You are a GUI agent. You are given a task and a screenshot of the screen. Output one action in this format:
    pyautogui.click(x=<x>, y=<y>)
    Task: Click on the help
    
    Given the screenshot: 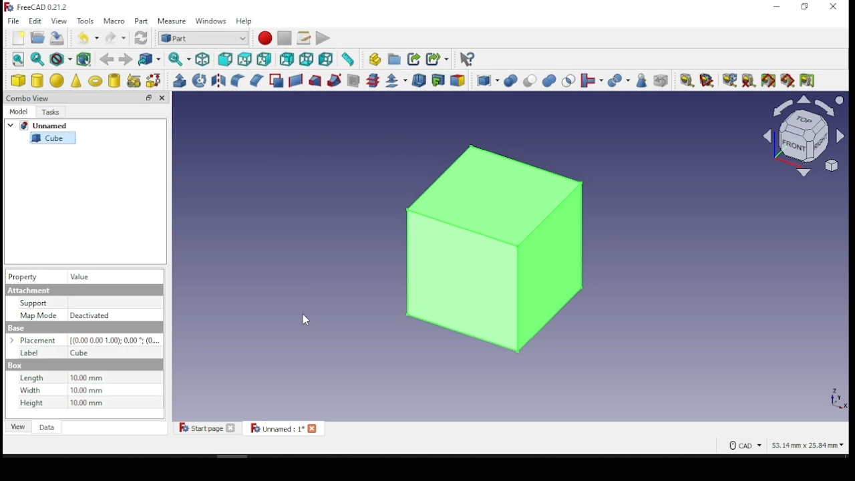 What is the action you would take?
    pyautogui.click(x=244, y=21)
    